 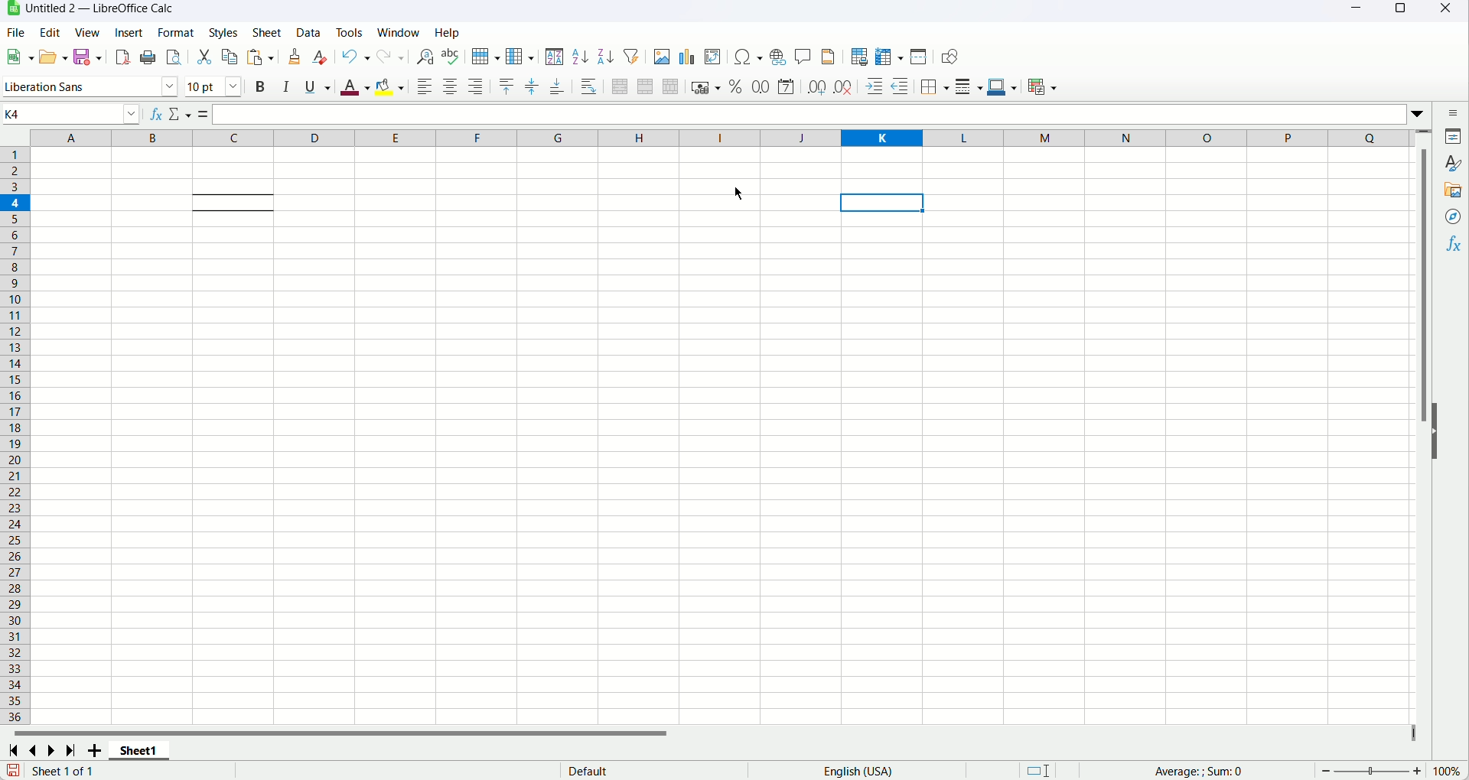 I want to click on Bold, so click(x=259, y=88).